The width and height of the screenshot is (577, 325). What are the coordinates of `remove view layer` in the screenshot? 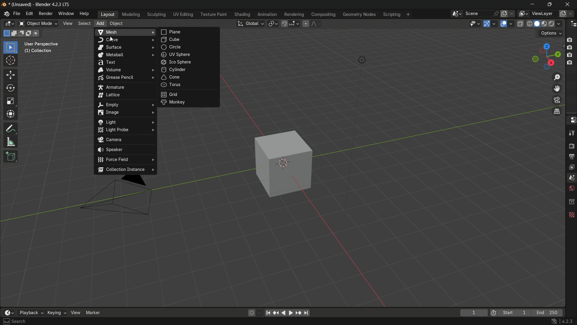 It's located at (572, 14).